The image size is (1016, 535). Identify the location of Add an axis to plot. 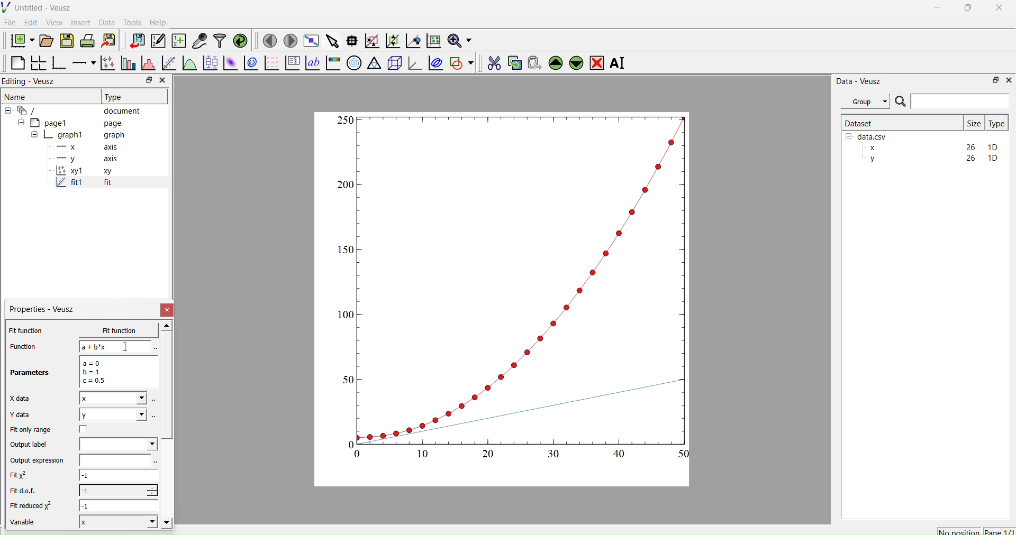
(81, 62).